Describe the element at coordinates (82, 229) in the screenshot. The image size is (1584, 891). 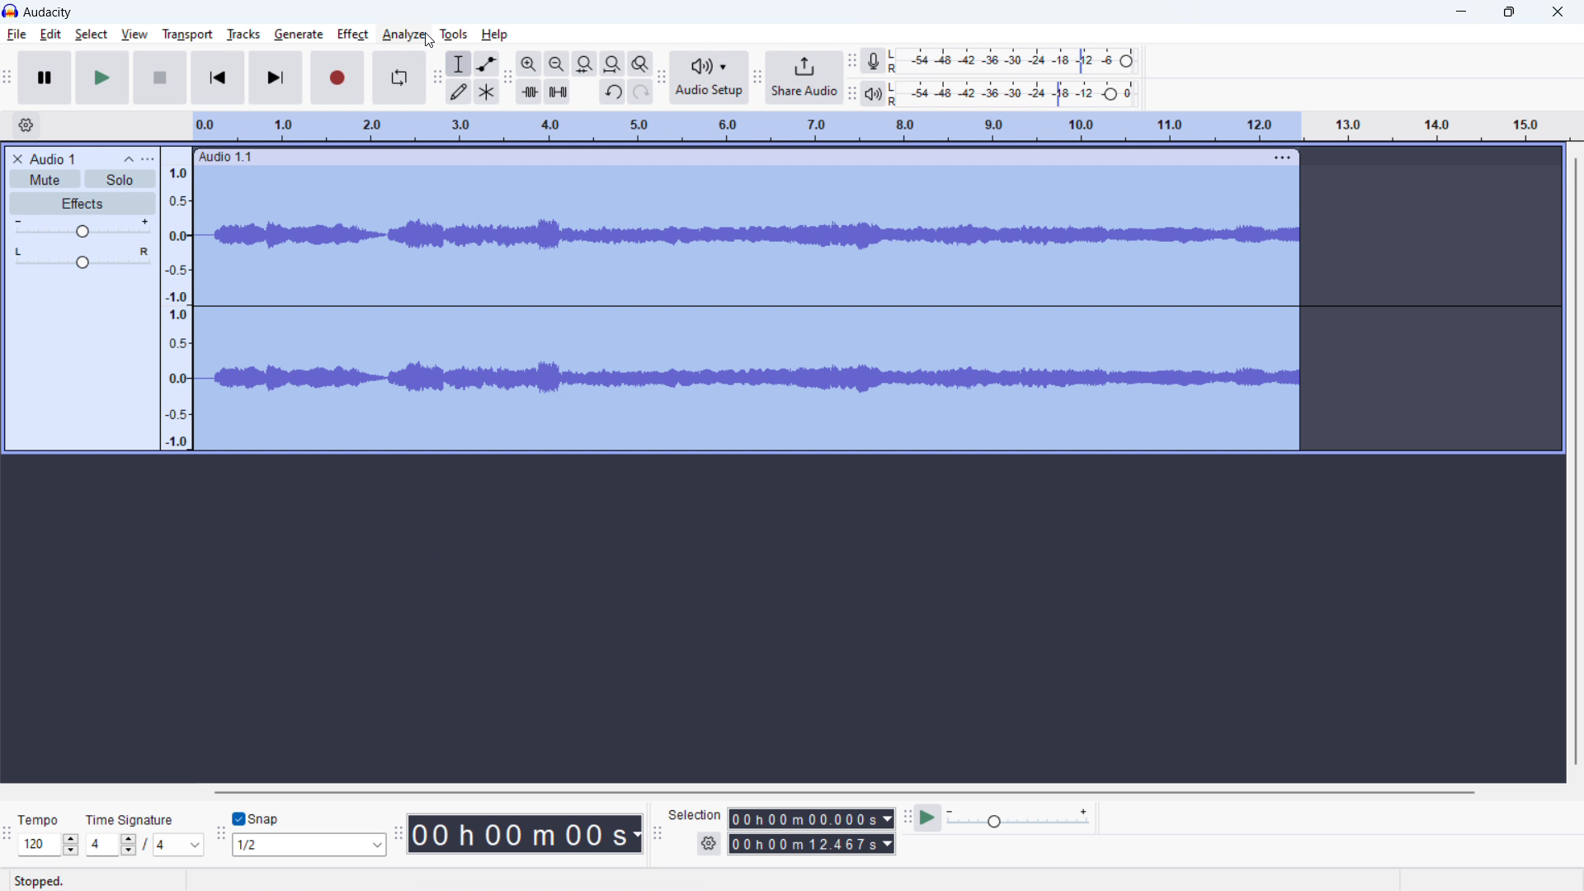
I see `gain` at that location.